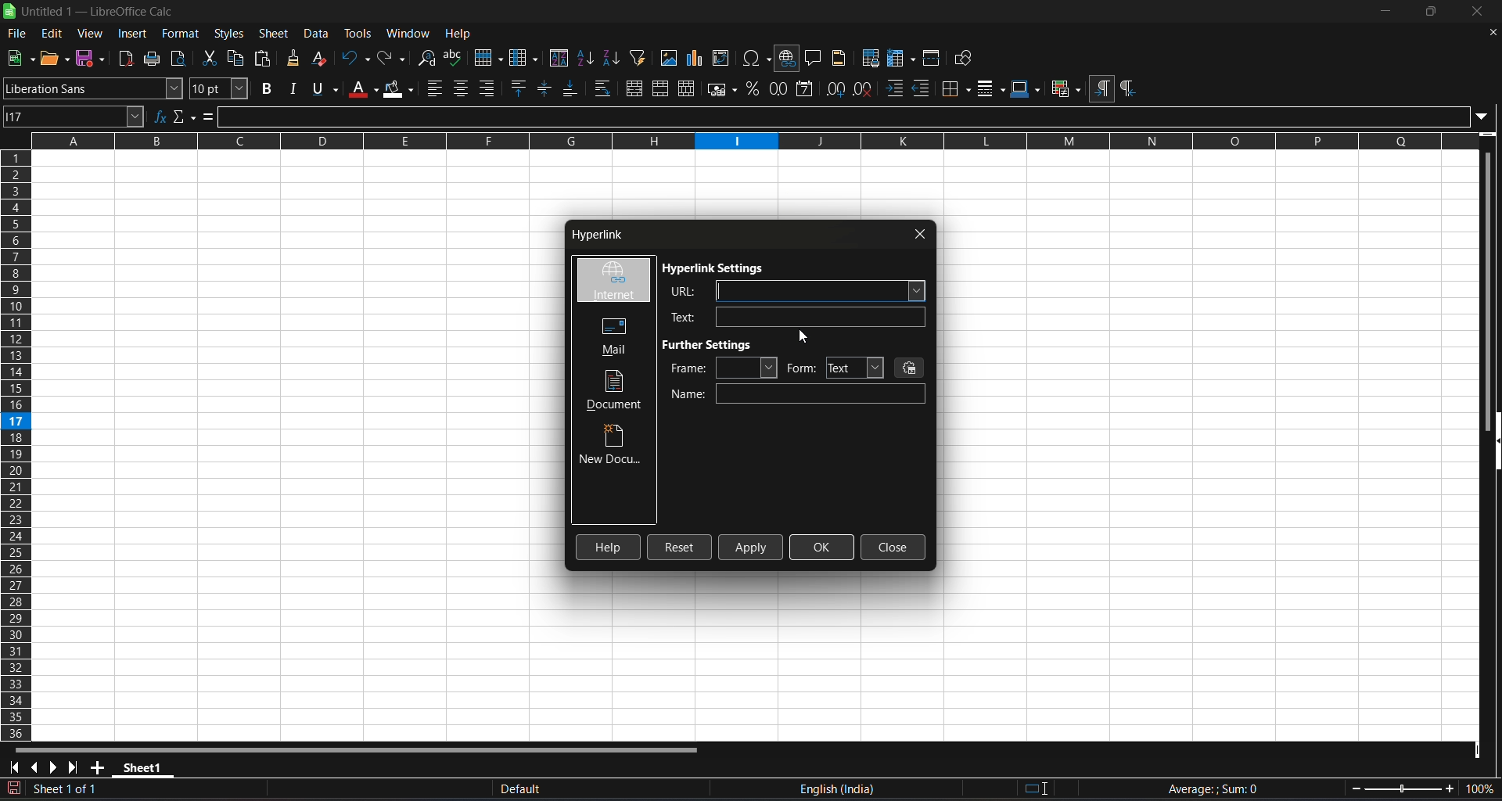 The width and height of the screenshot is (1502, 801). What do you see at coordinates (911, 367) in the screenshot?
I see `events` at bounding box center [911, 367].